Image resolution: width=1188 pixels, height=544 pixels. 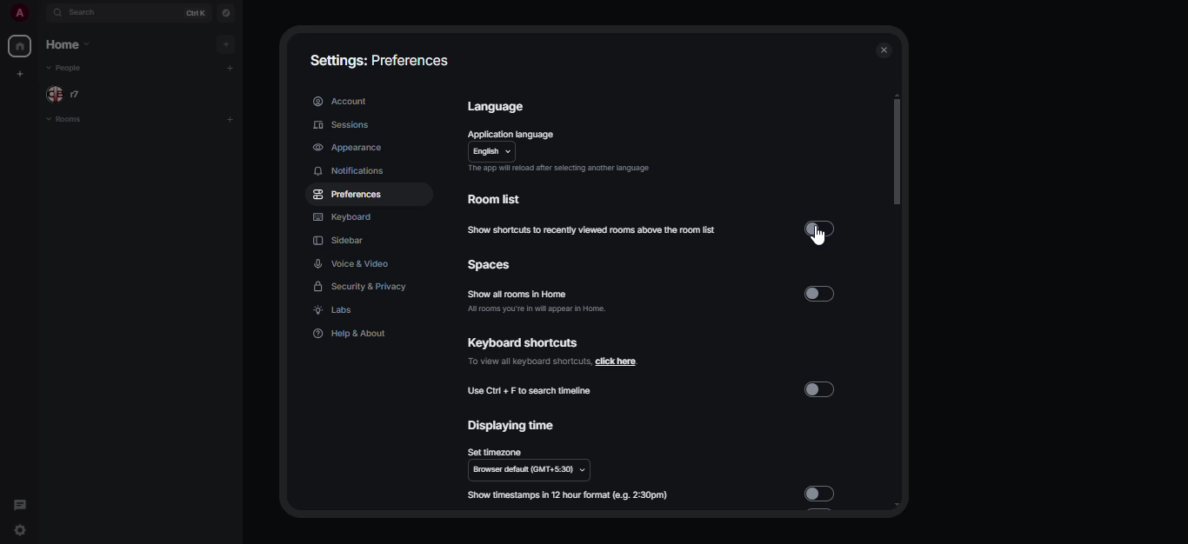 I want to click on use ctrl+F to search timeline, so click(x=532, y=389).